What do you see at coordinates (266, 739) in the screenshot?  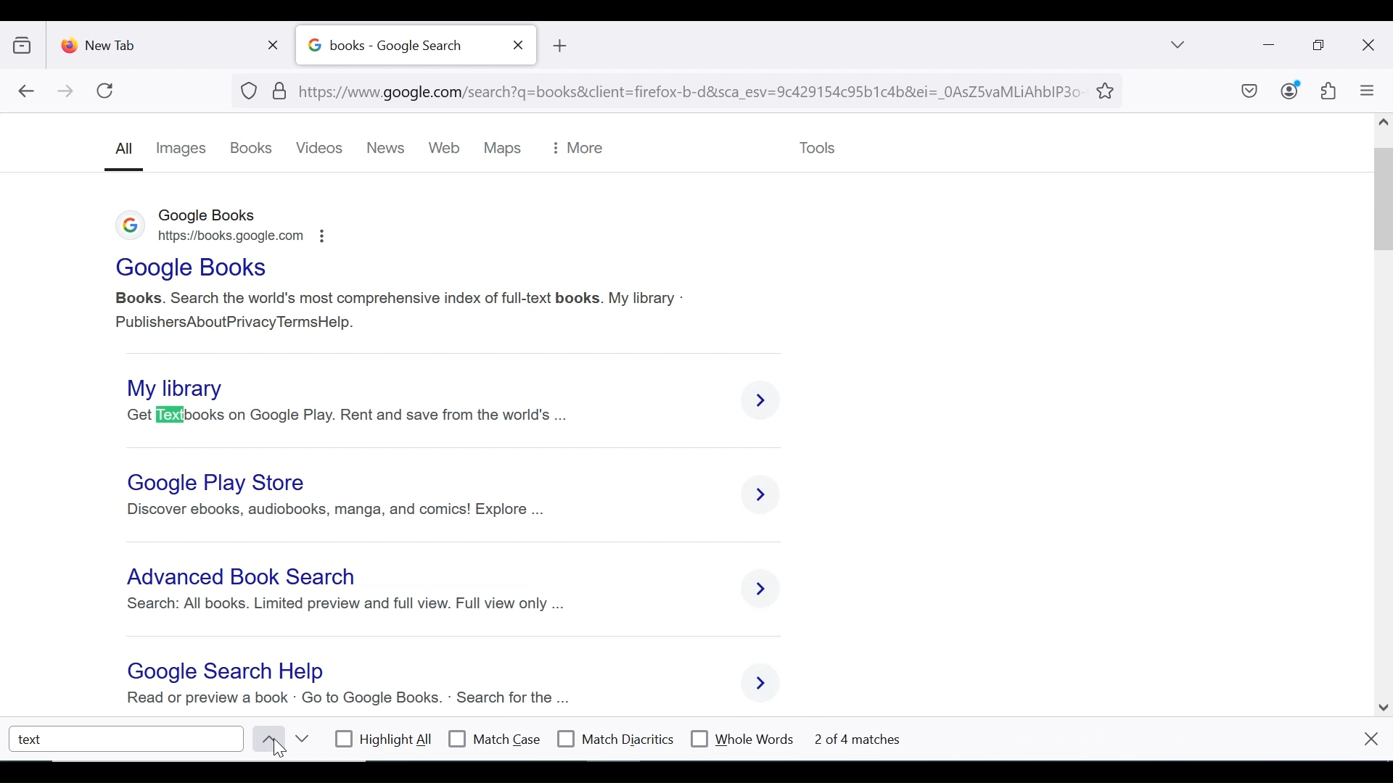 I see `previous` at bounding box center [266, 739].